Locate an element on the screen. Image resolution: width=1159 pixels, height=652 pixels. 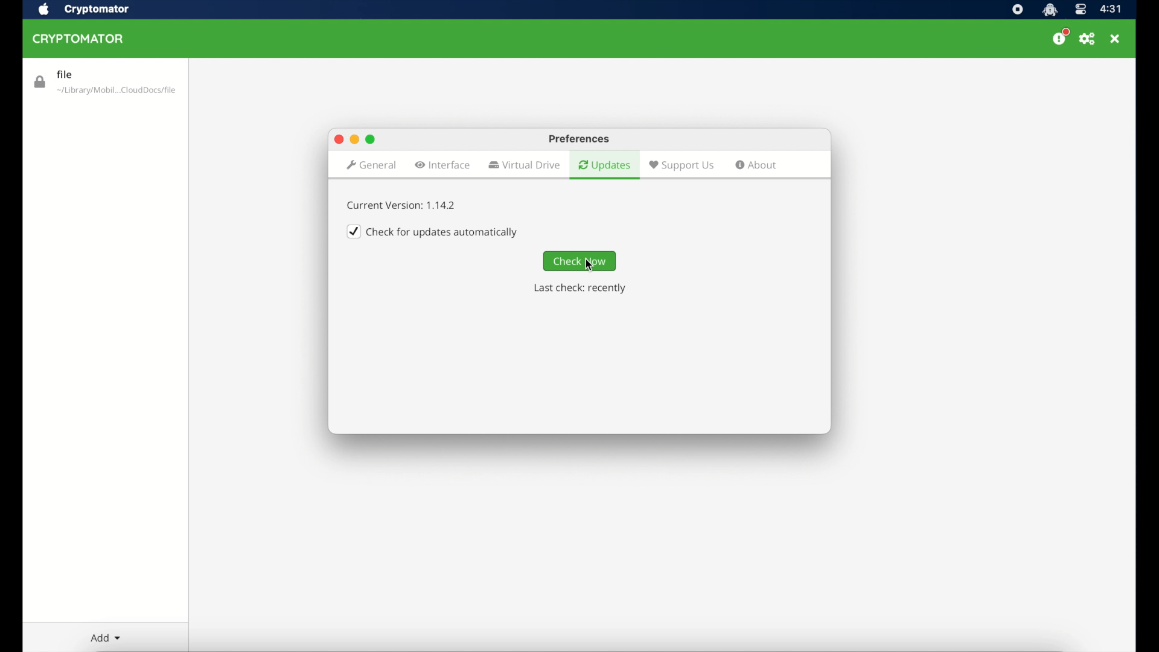
check now is located at coordinates (580, 261).